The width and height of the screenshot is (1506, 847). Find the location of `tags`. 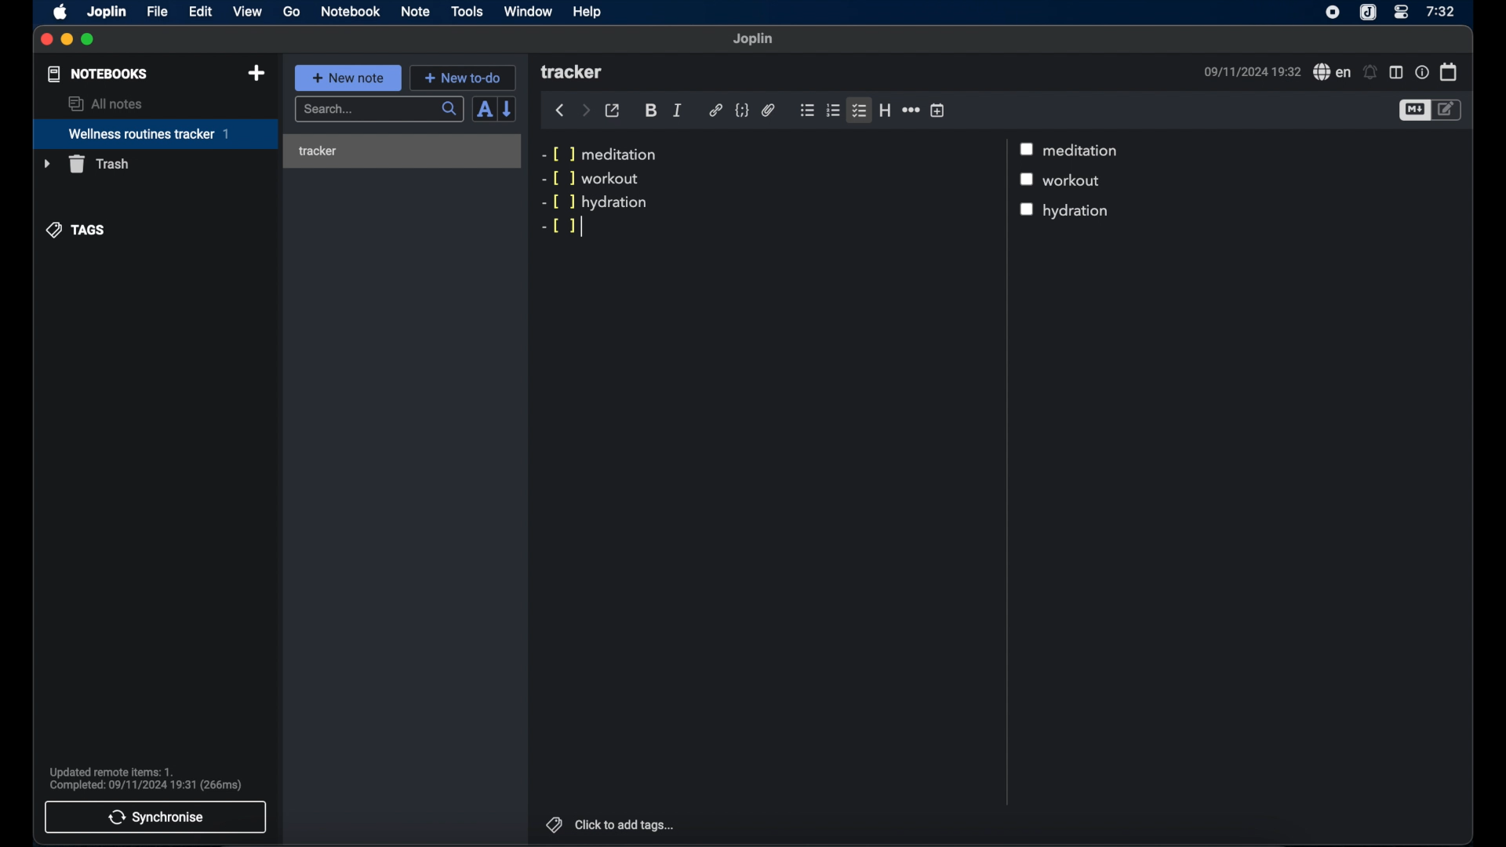

tags is located at coordinates (76, 231).